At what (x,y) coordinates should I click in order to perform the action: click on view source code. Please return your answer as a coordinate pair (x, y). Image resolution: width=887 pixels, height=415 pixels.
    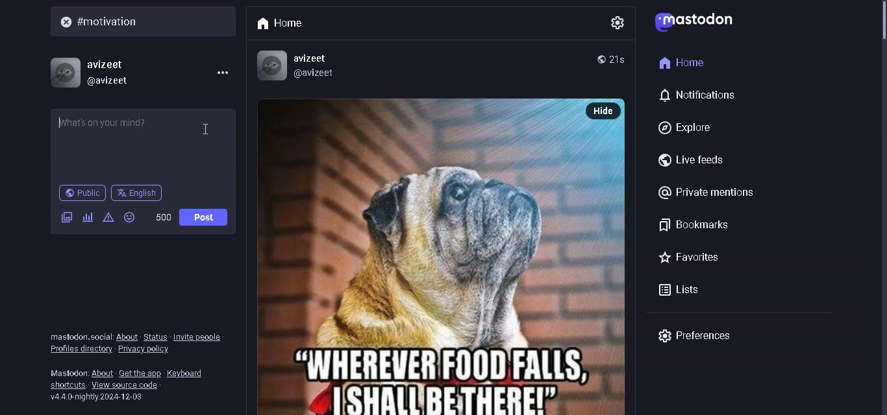
    Looking at the image, I should click on (128, 385).